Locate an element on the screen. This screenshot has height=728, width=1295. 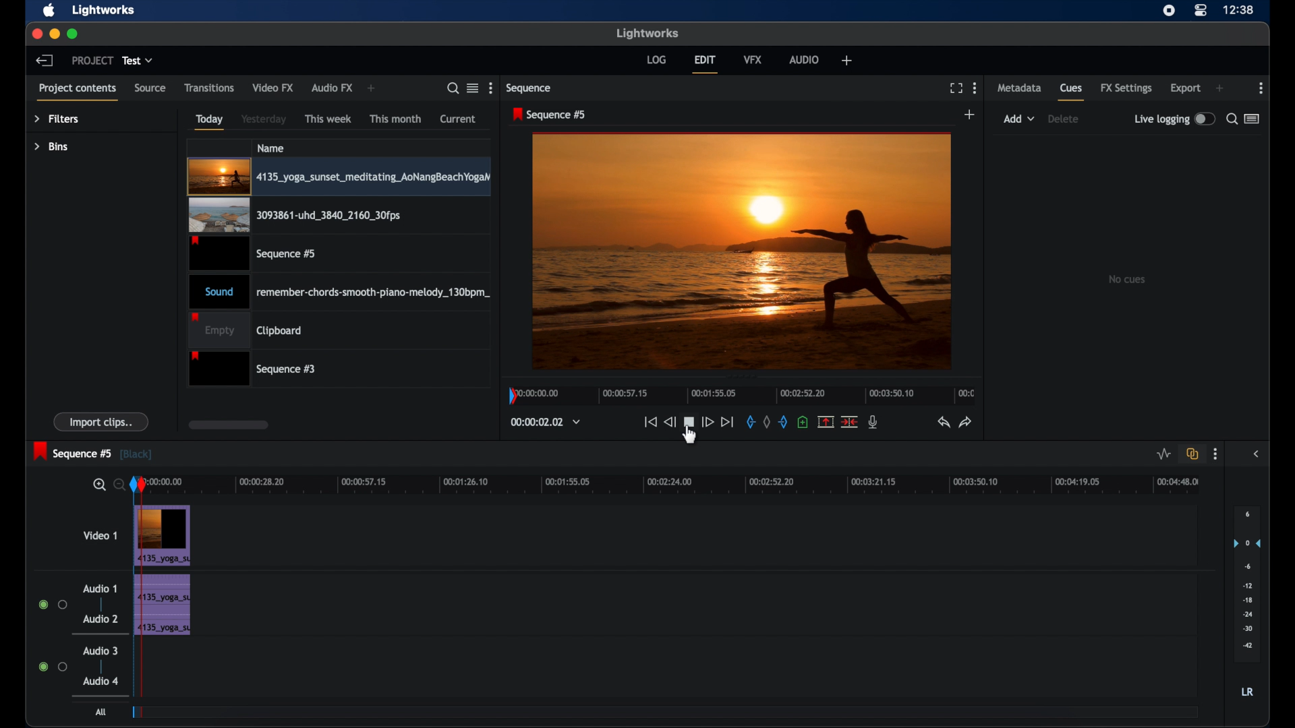
export is located at coordinates (1186, 88).